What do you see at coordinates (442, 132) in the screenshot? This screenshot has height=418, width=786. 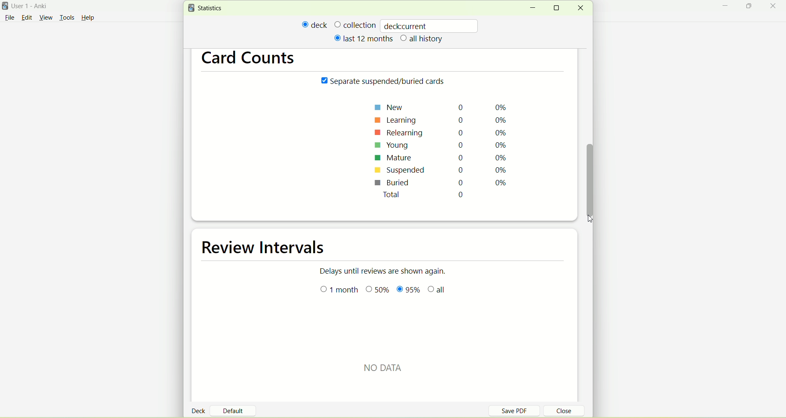 I see `relearning 0 0%` at bounding box center [442, 132].